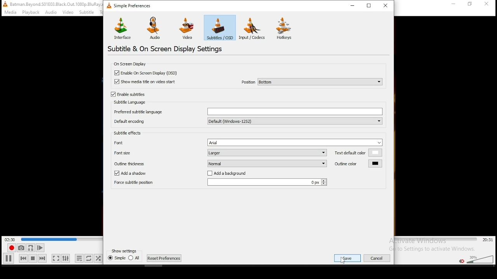  I want to click on checkbox: add a shadow, so click(134, 174).